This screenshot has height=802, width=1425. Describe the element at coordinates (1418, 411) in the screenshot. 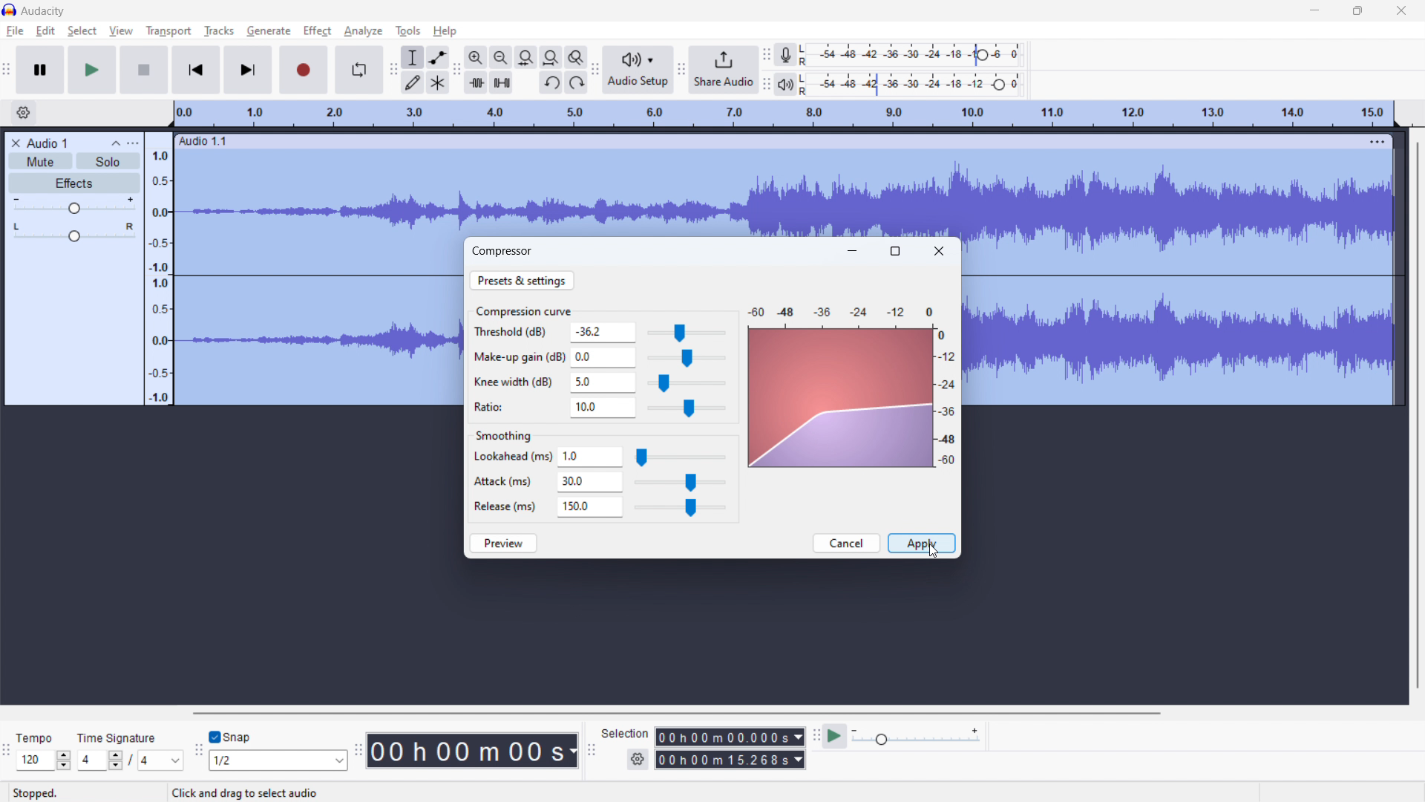

I see `vertical scrollbar` at that location.